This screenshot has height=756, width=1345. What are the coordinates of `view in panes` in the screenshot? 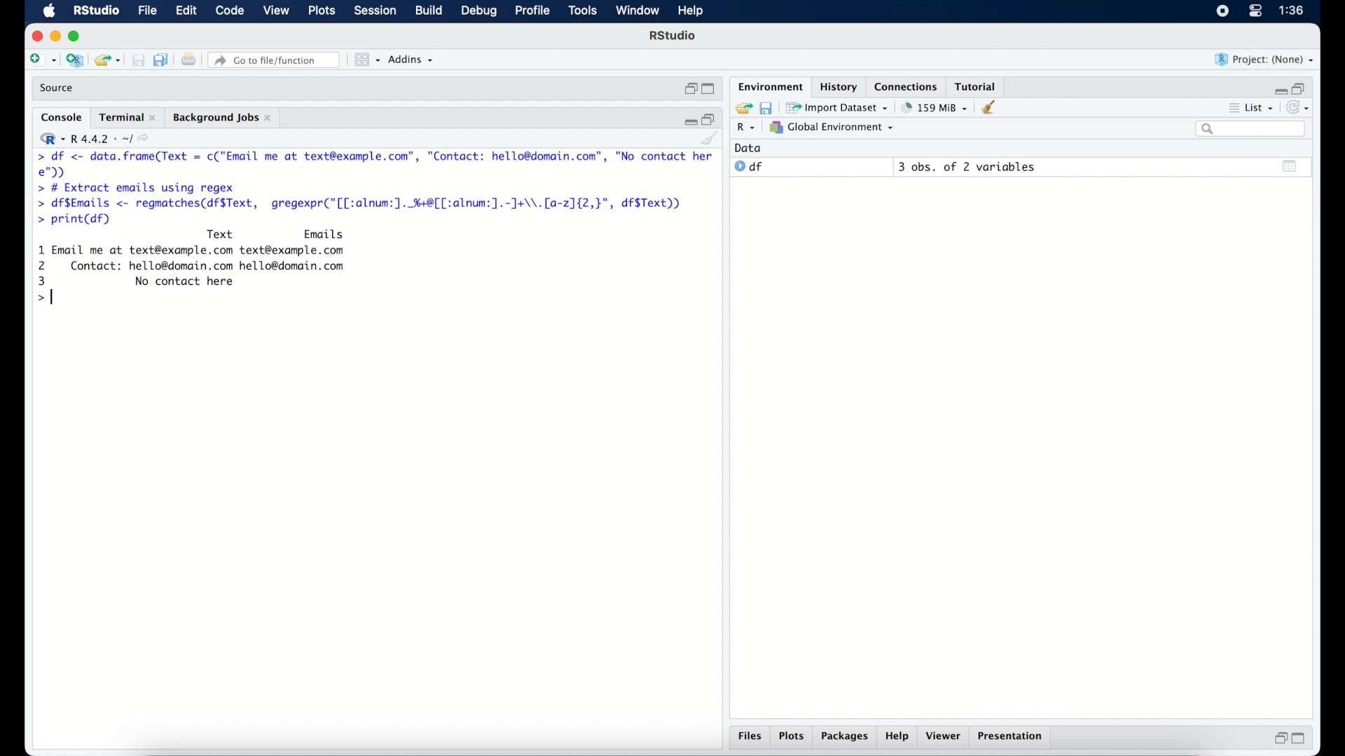 It's located at (366, 60).